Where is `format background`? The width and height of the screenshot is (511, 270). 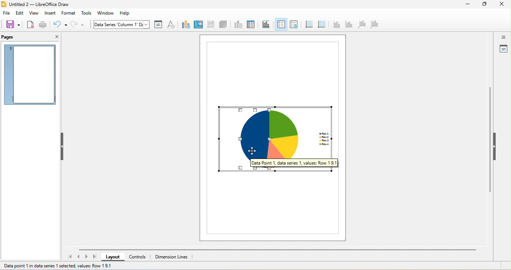
format background is located at coordinates (198, 24).